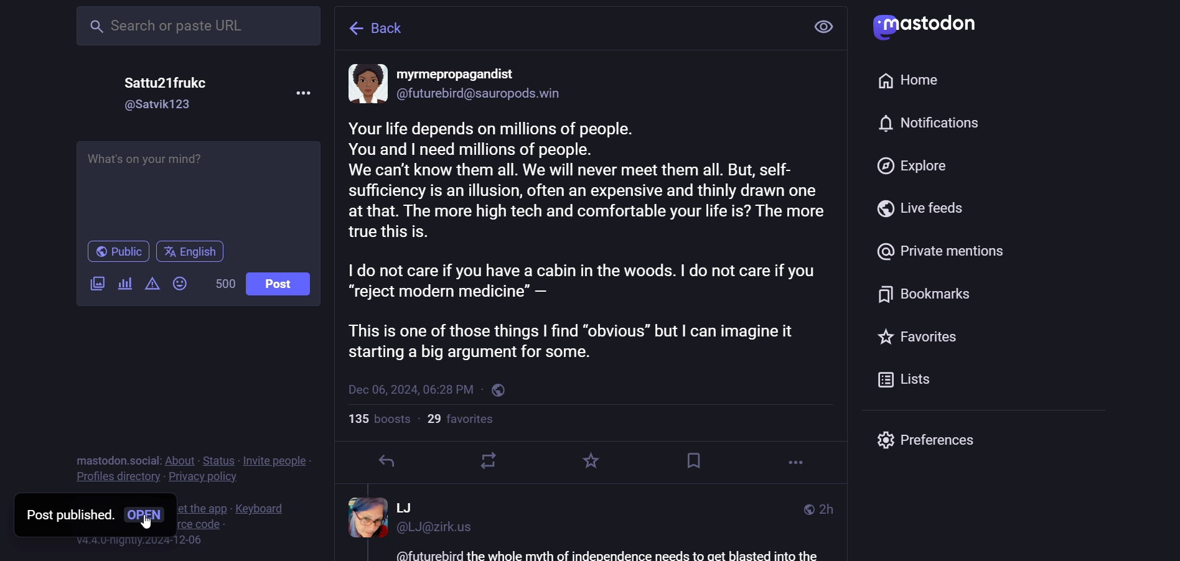 This screenshot has width=1180, height=561. What do you see at coordinates (93, 284) in the screenshot?
I see `images/videos` at bounding box center [93, 284].